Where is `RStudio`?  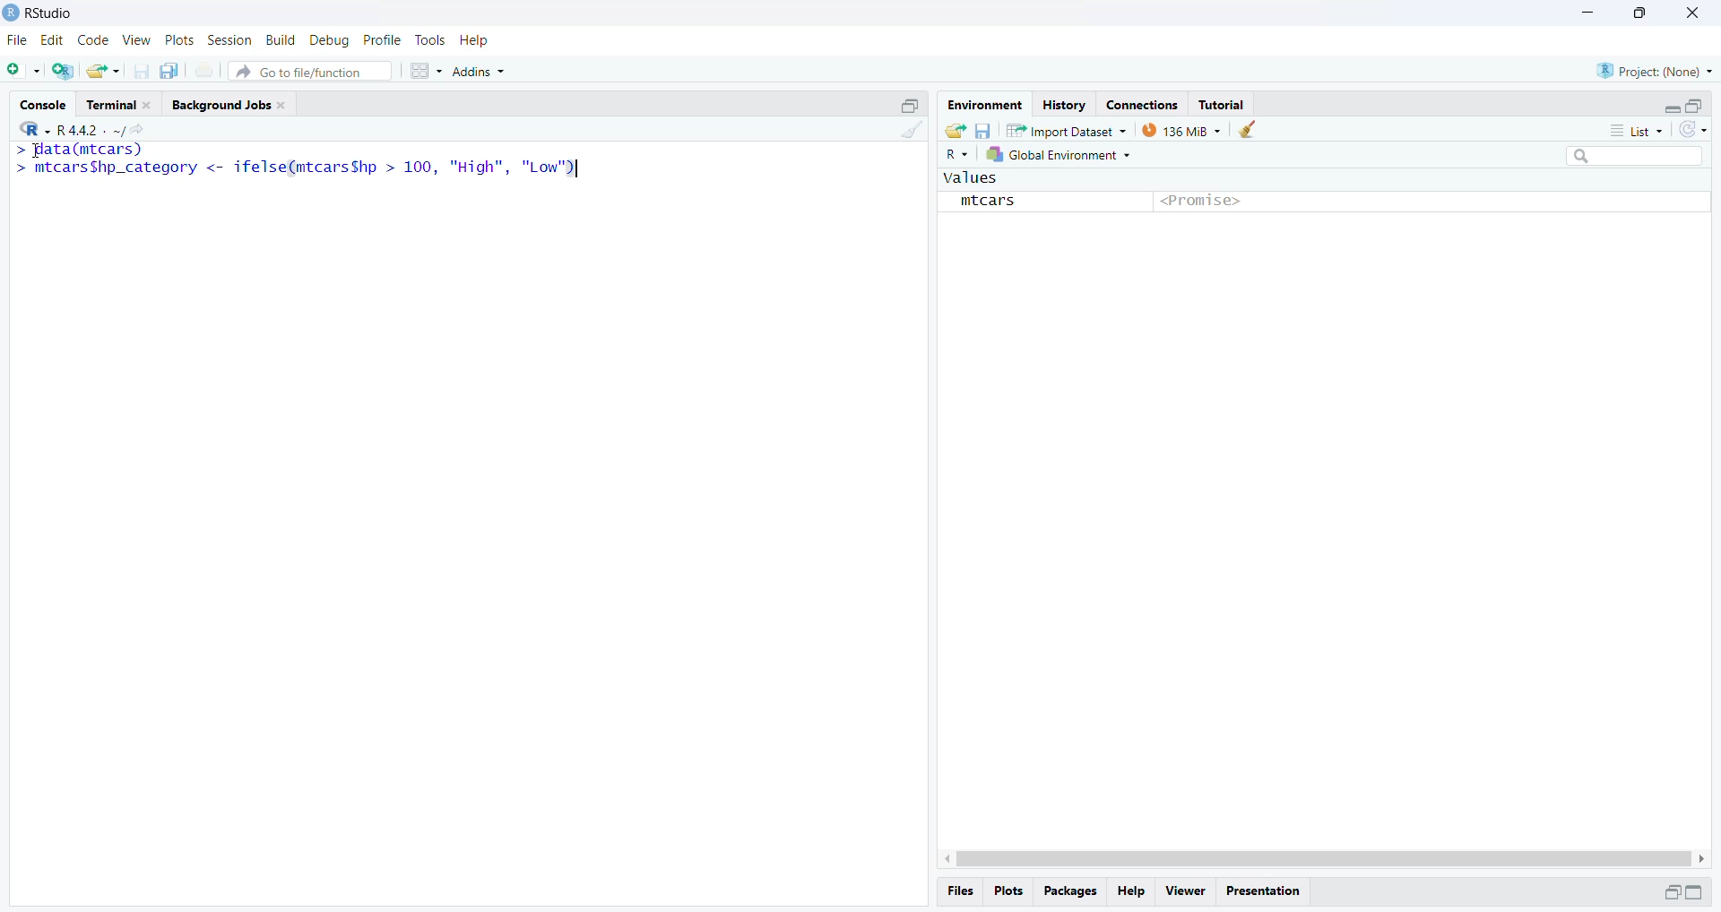
RStudio is located at coordinates (48, 13).